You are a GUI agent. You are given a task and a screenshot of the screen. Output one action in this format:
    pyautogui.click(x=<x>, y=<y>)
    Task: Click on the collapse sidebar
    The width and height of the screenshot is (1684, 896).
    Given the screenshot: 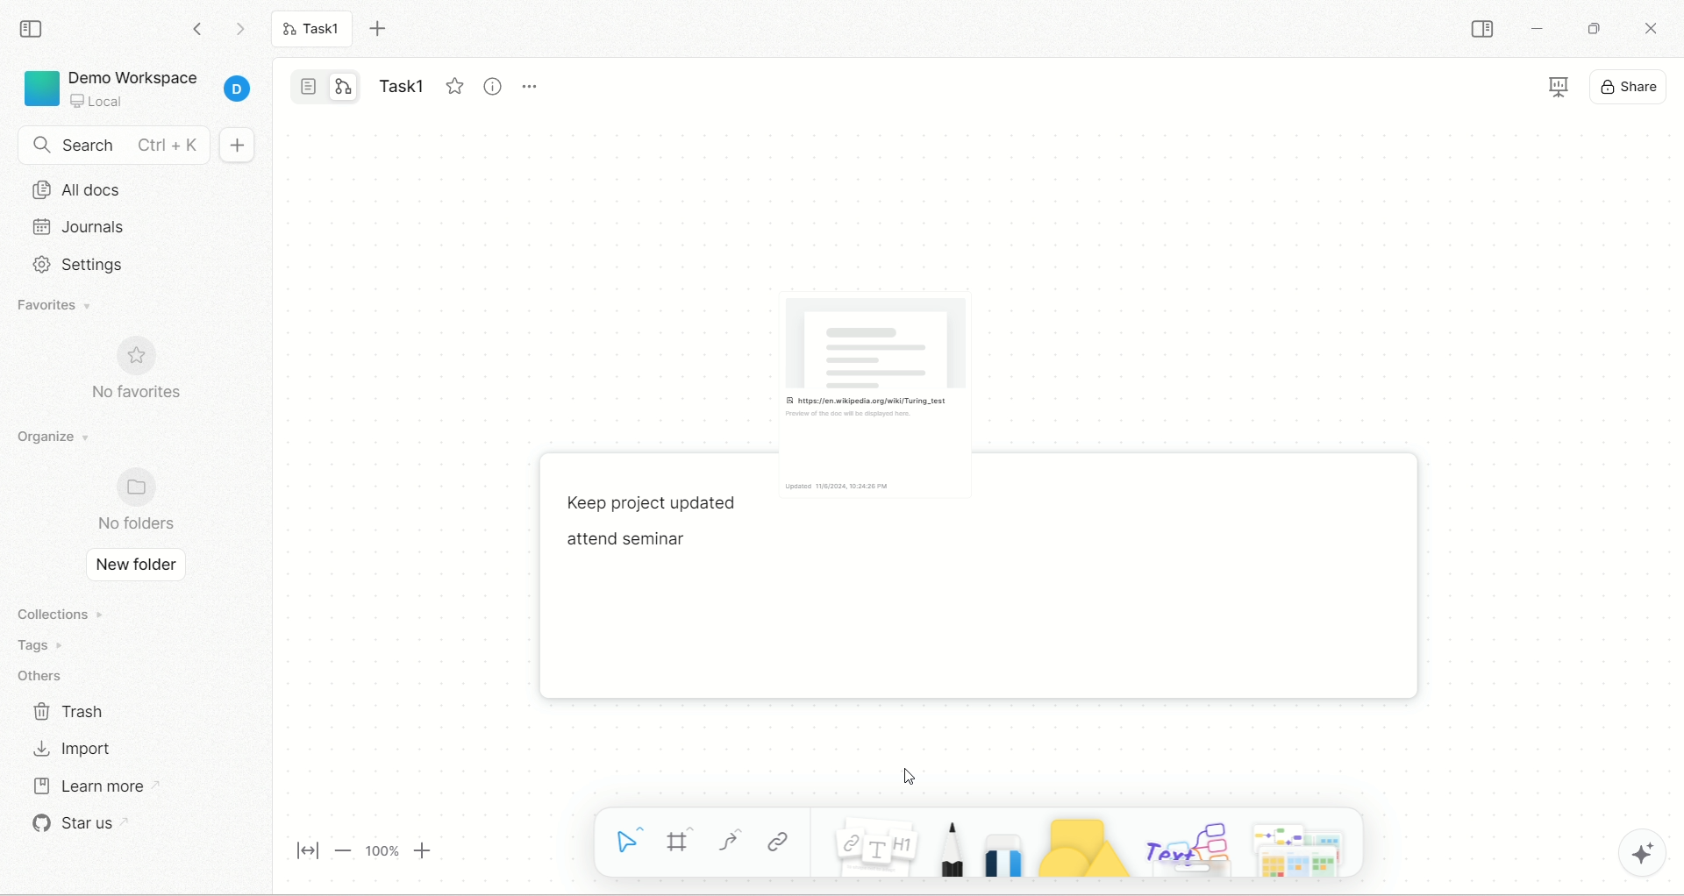 What is the action you would take?
    pyautogui.click(x=34, y=29)
    